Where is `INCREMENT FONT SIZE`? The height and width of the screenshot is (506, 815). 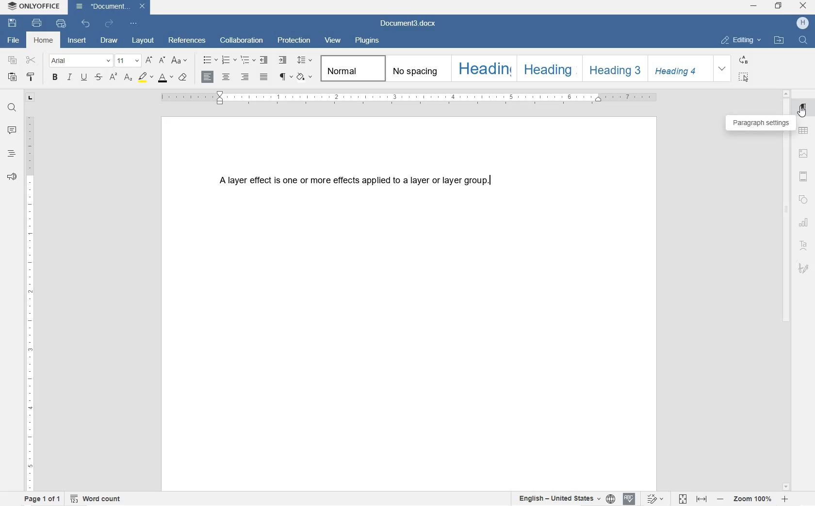 INCREMENT FONT SIZE is located at coordinates (149, 61).